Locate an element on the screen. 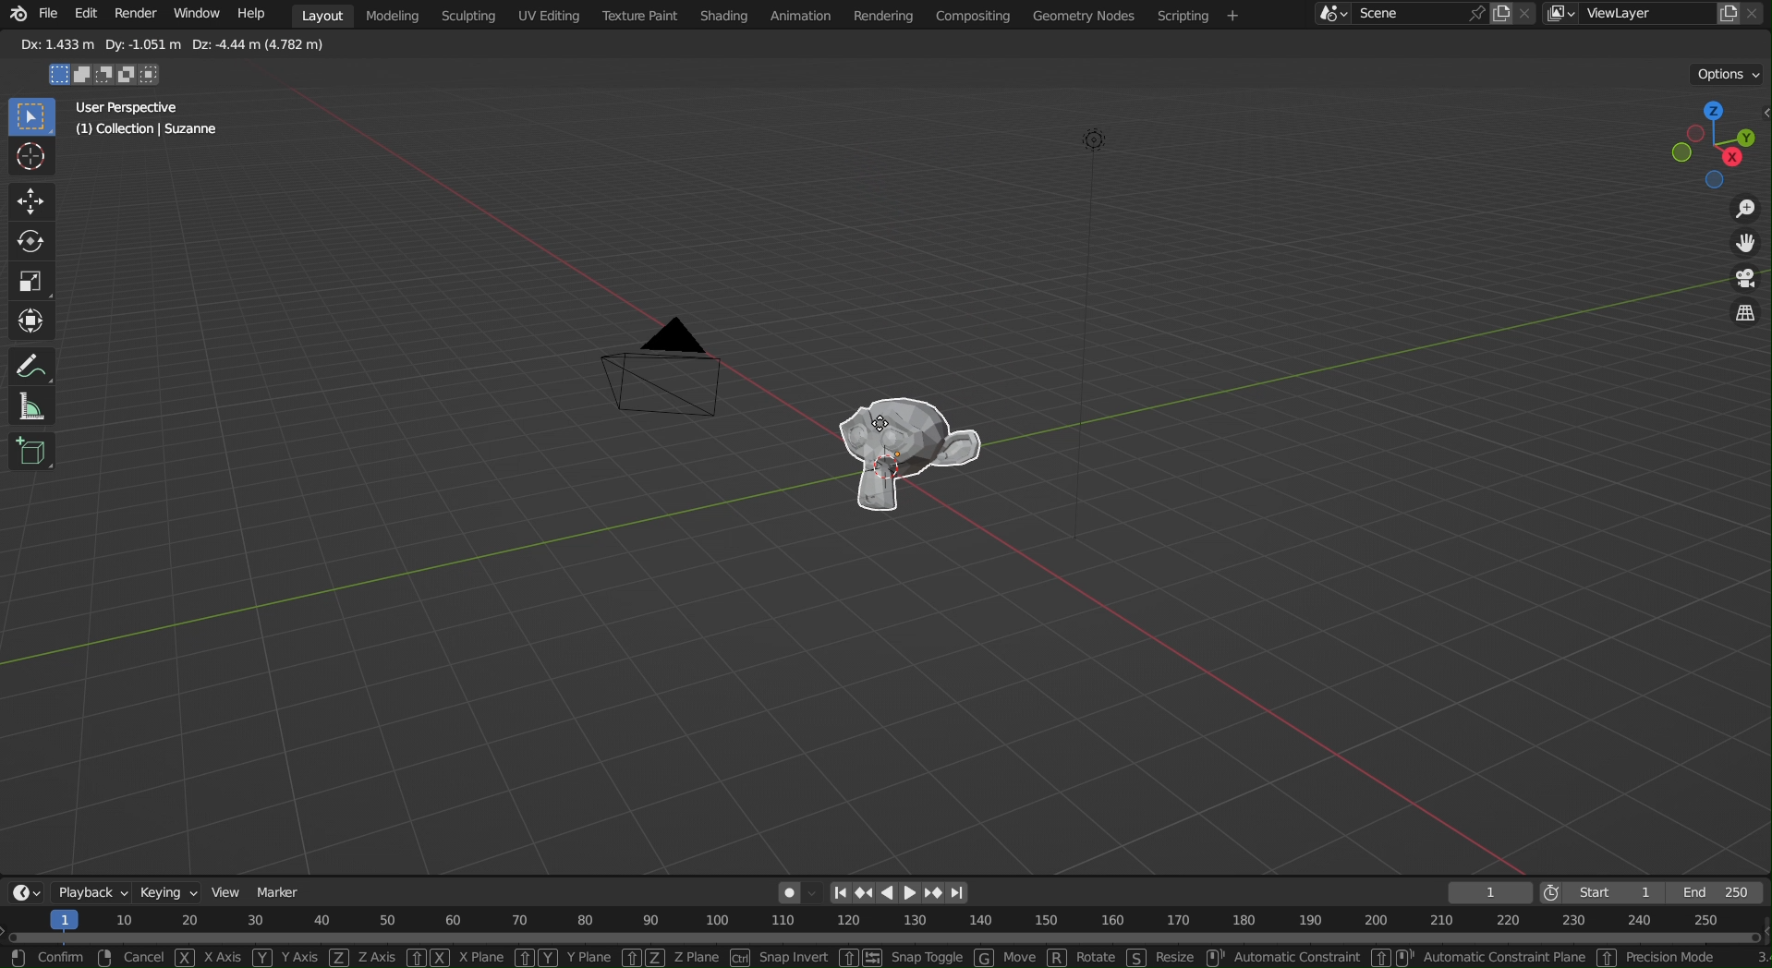 This screenshot has width=1772, height=968. Playback is located at coordinates (91, 894).